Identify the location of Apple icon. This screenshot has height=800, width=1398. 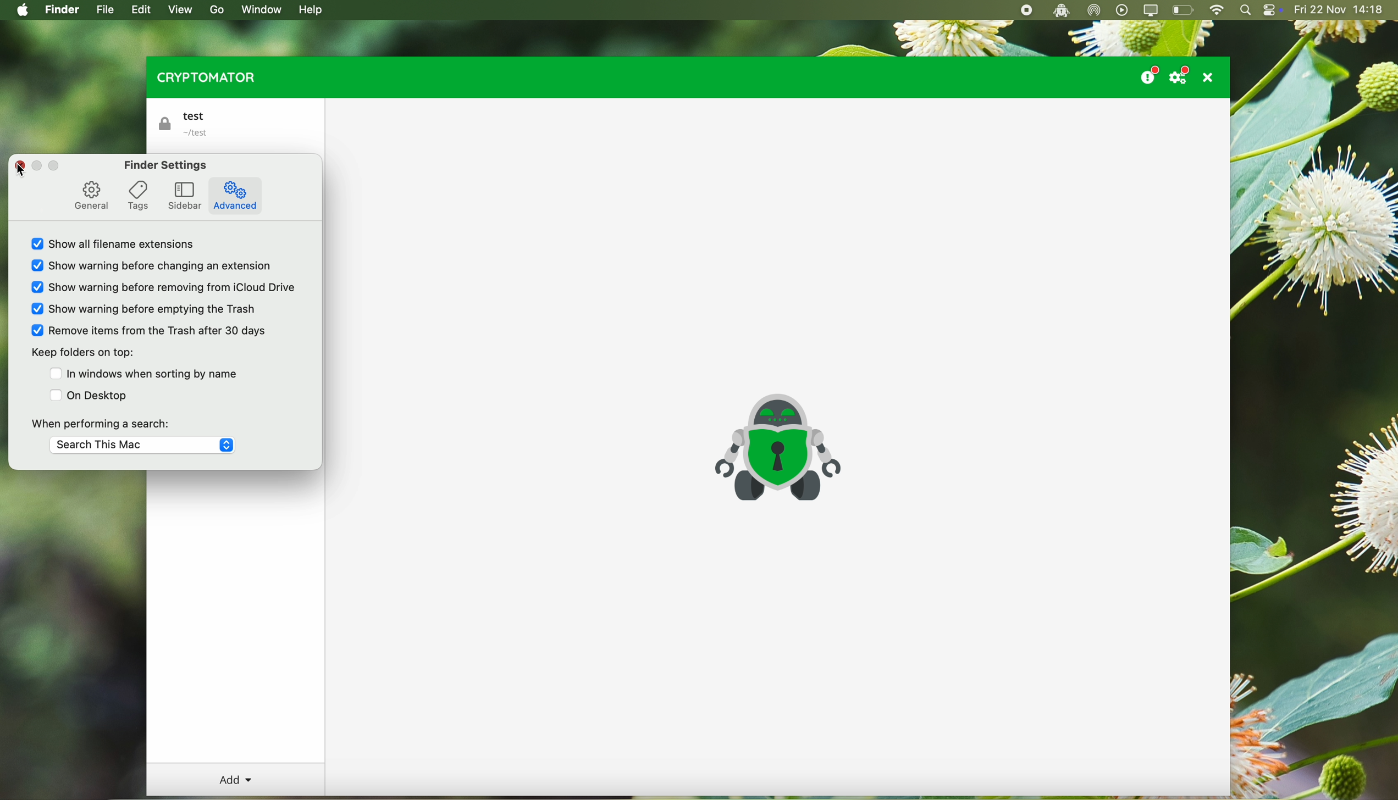
(19, 10).